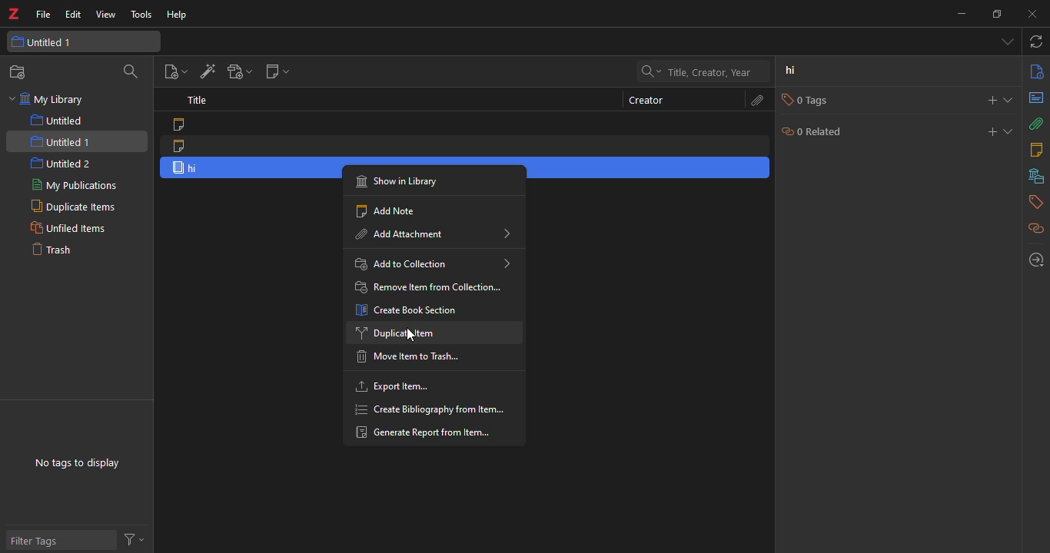  Describe the element at coordinates (397, 333) in the screenshot. I see `duplicate item` at that location.